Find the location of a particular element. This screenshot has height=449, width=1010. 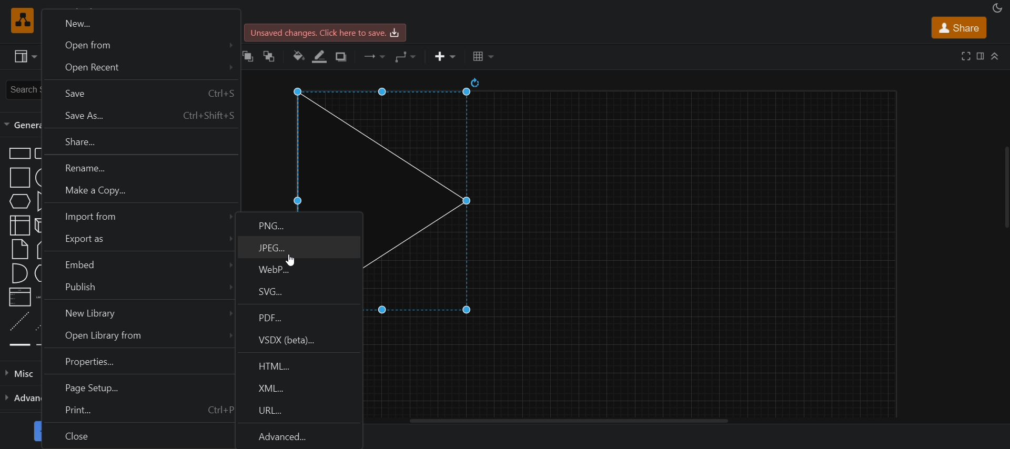

connection is located at coordinates (374, 56).